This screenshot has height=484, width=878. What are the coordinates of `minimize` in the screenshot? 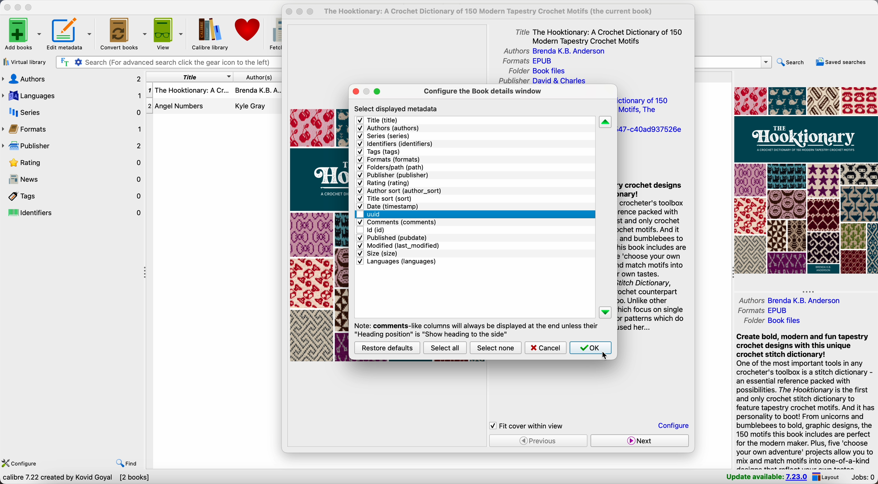 It's located at (19, 7).